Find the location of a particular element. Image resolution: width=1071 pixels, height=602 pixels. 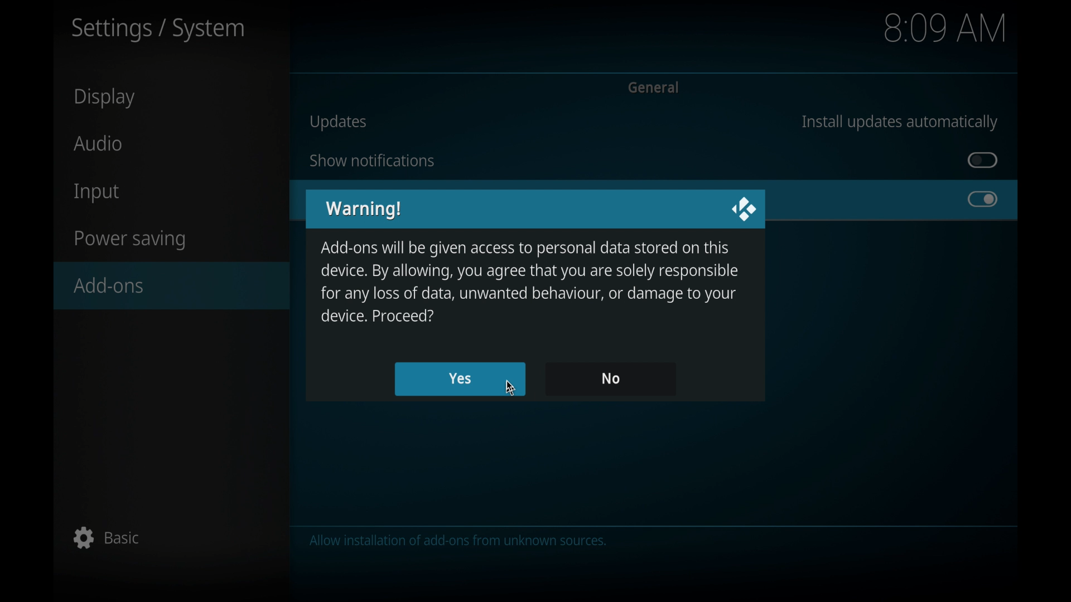

Personal data access confirmation dialogue box is located at coordinates (530, 282).